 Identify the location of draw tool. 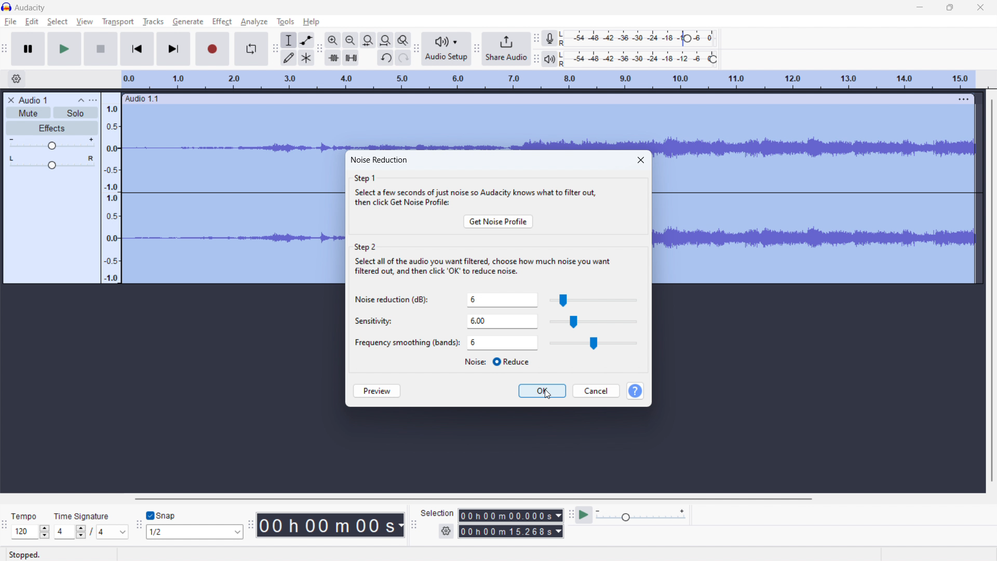
(289, 57).